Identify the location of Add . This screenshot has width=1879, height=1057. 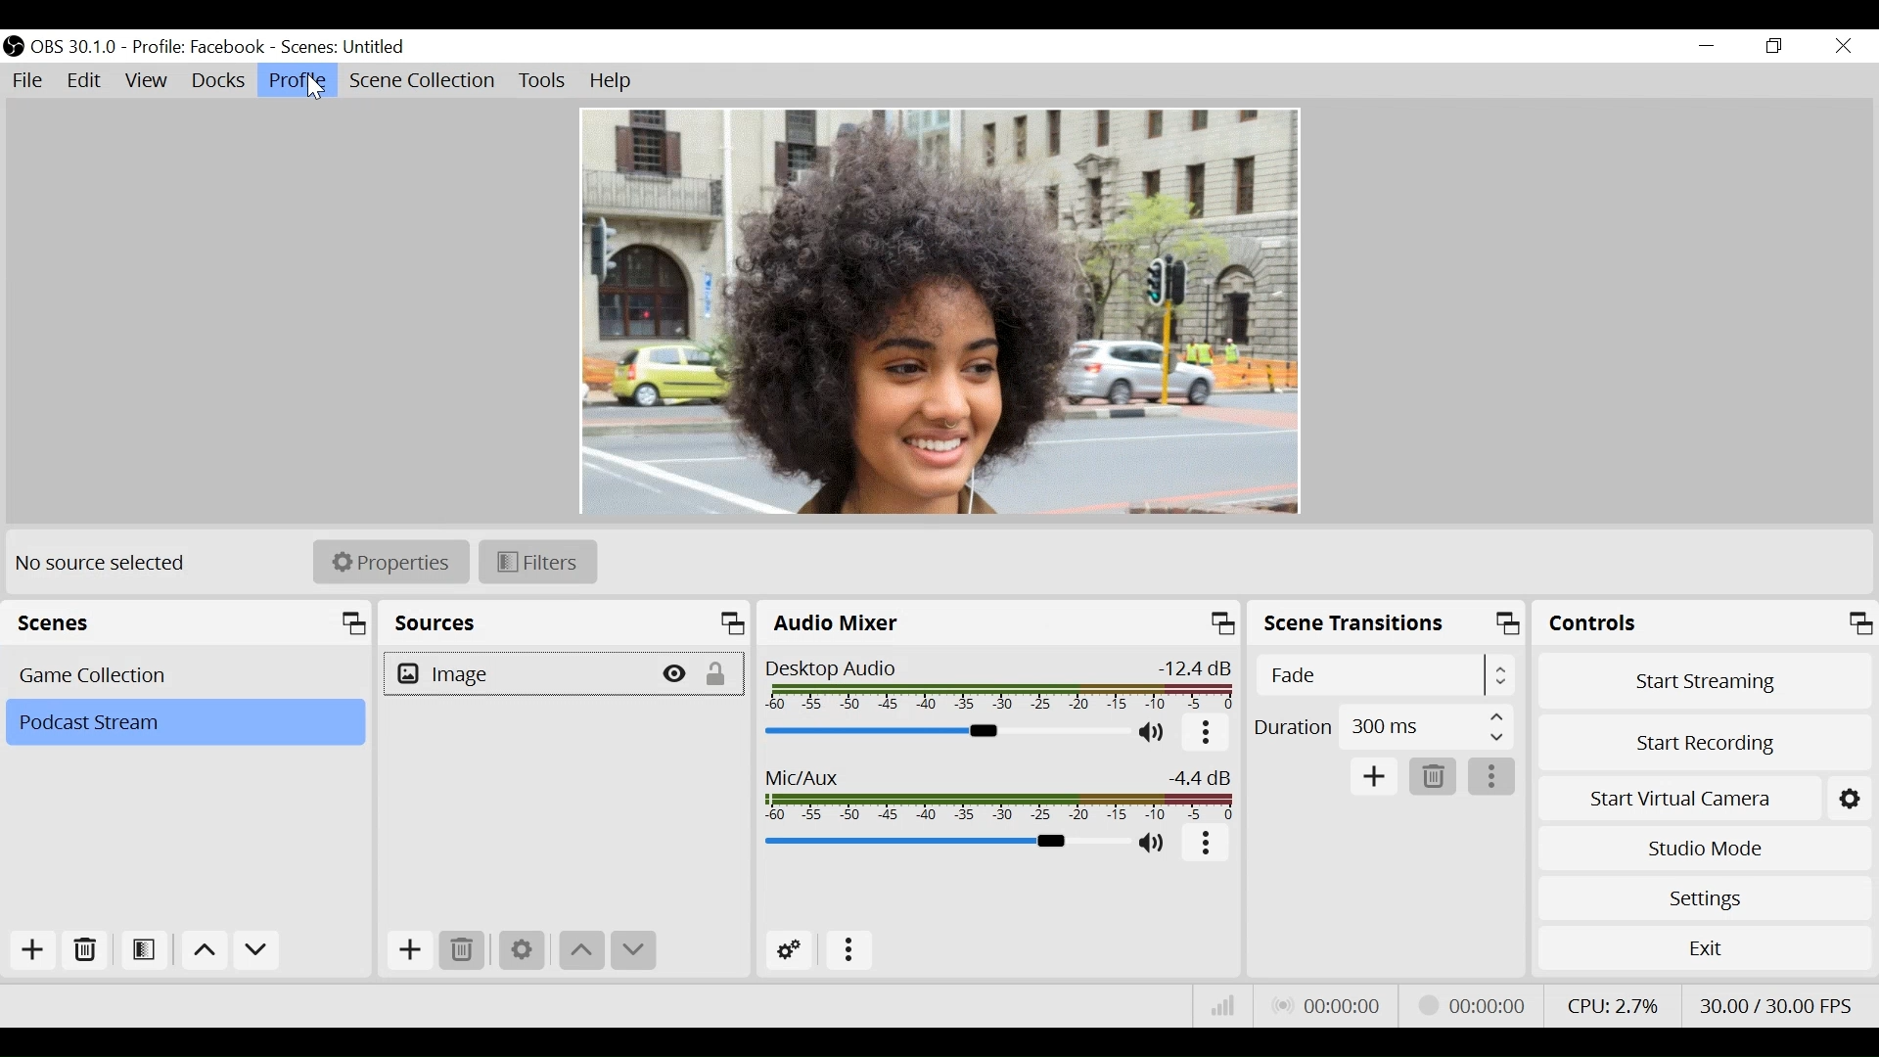
(1375, 778).